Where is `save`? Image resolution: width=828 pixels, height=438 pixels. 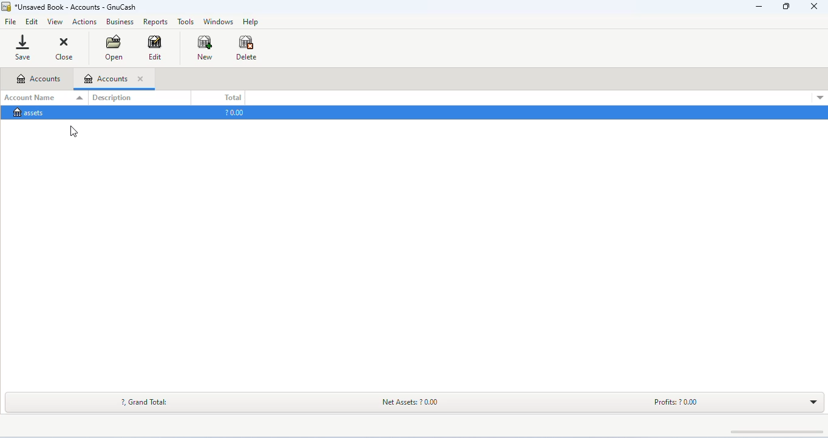
save is located at coordinates (25, 47).